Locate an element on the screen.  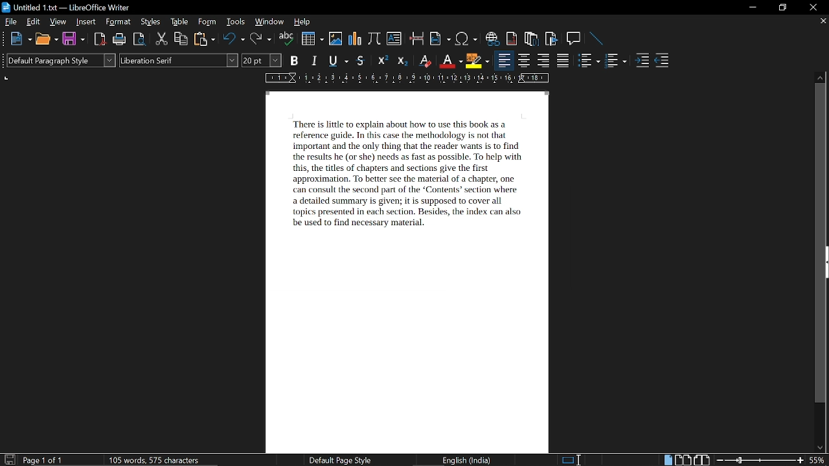
font color is located at coordinates (449, 61).